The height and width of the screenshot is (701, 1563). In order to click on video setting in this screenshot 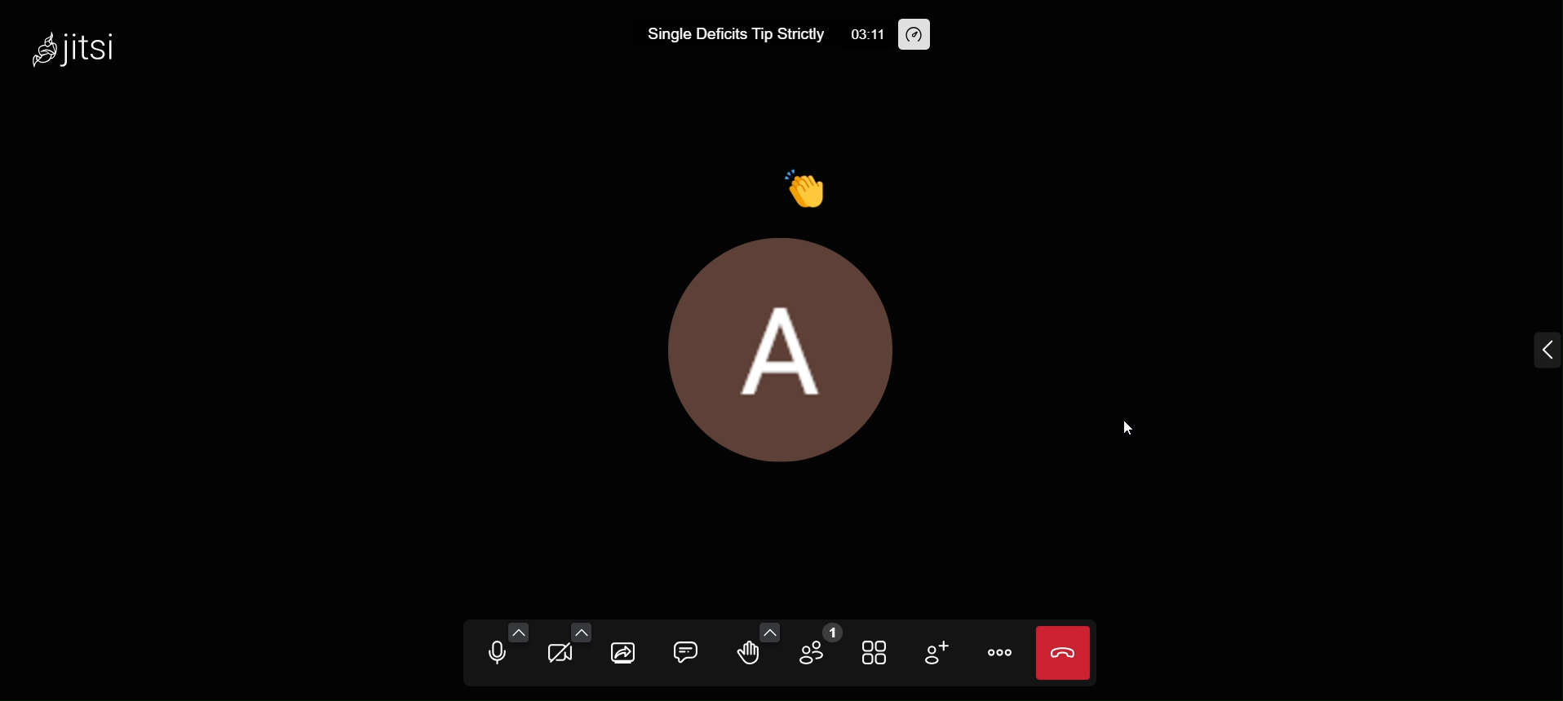, I will do `click(582, 632)`.